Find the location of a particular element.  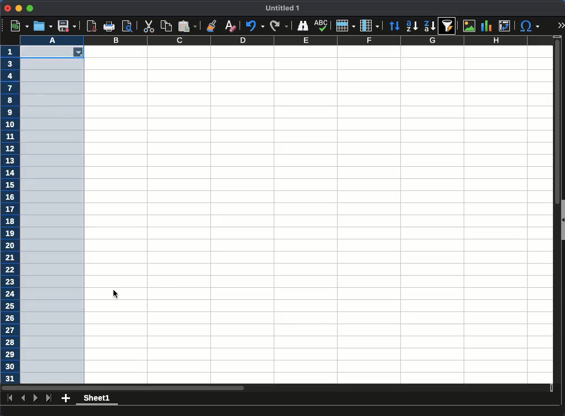

close is located at coordinates (8, 8).